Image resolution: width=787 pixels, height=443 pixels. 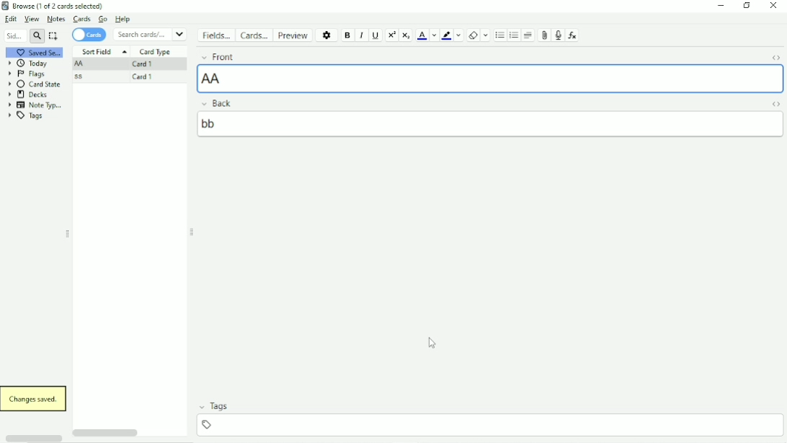 I want to click on Back, so click(x=226, y=104).